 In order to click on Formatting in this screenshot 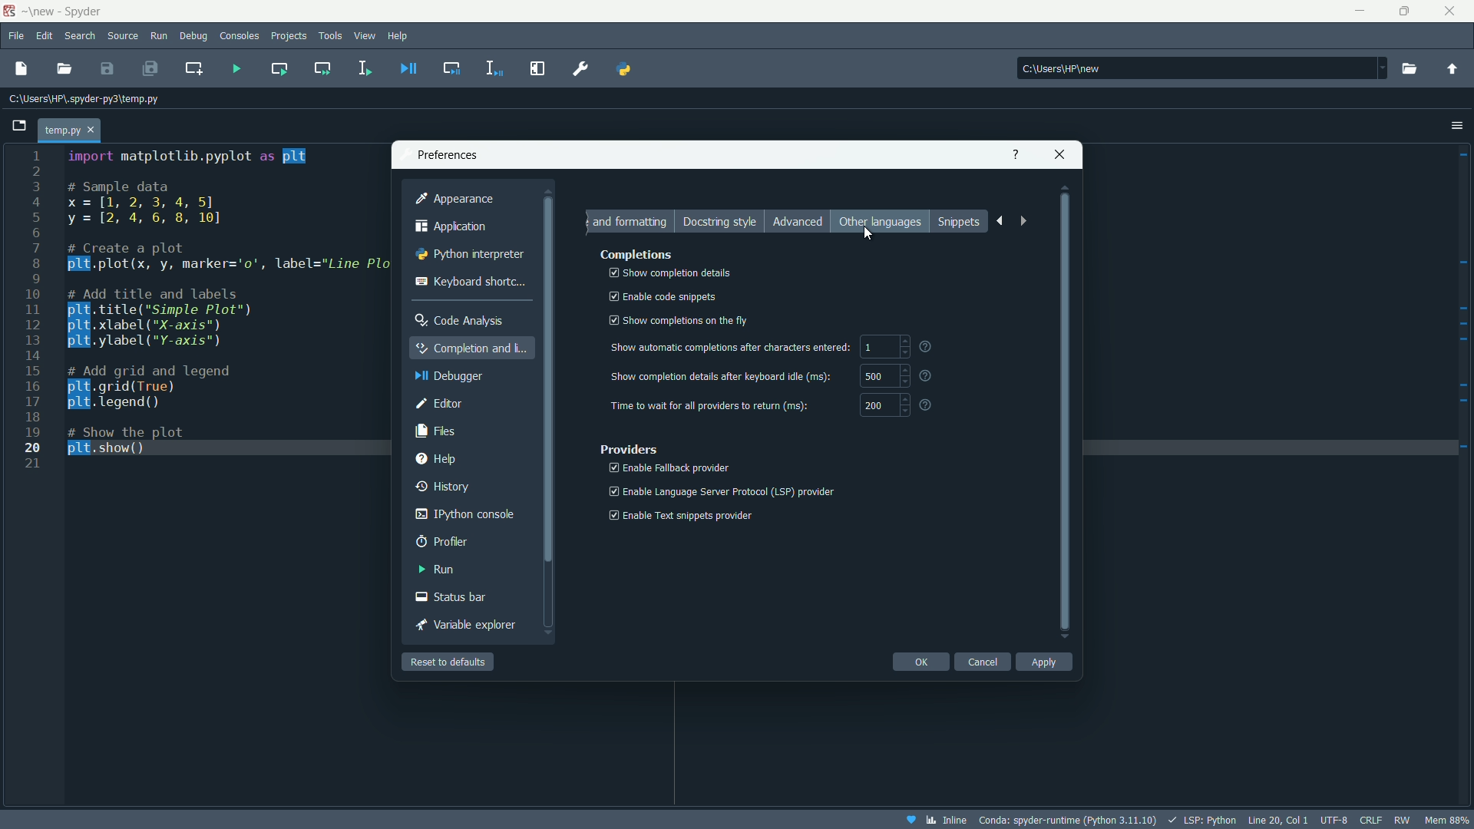, I will do `click(633, 221)`.